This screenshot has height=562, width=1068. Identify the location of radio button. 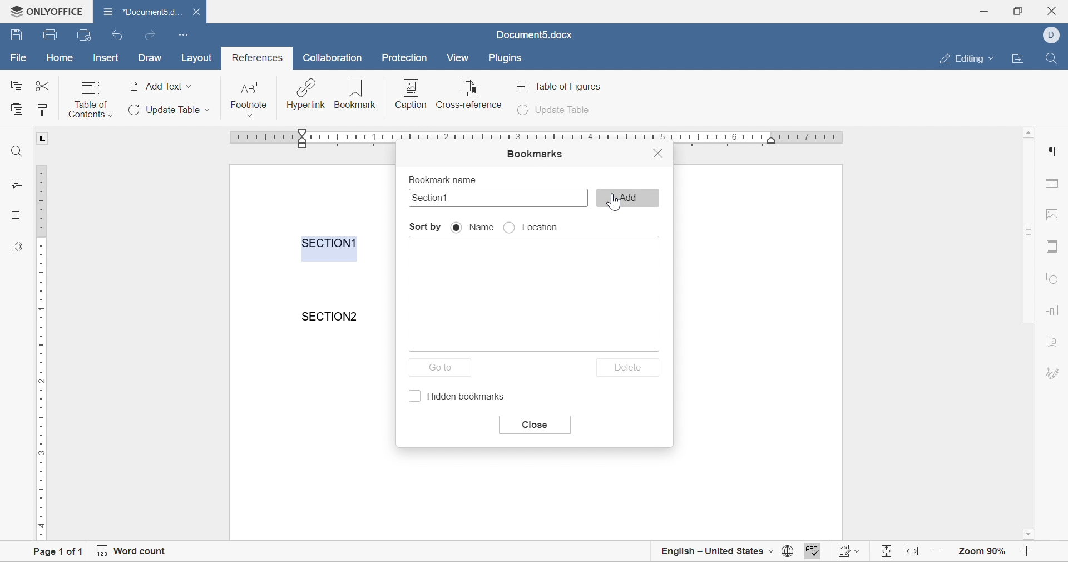
(458, 228).